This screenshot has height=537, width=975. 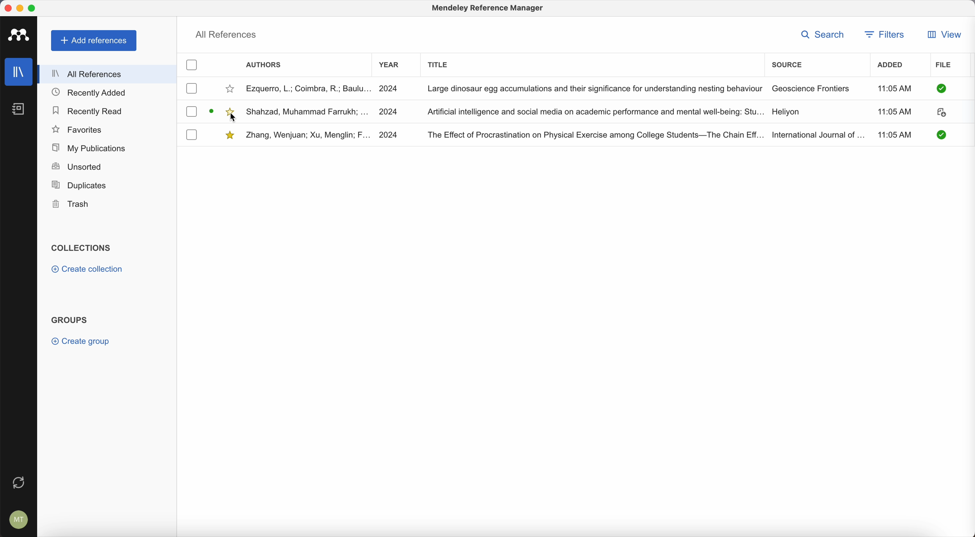 I want to click on notebook, so click(x=23, y=110).